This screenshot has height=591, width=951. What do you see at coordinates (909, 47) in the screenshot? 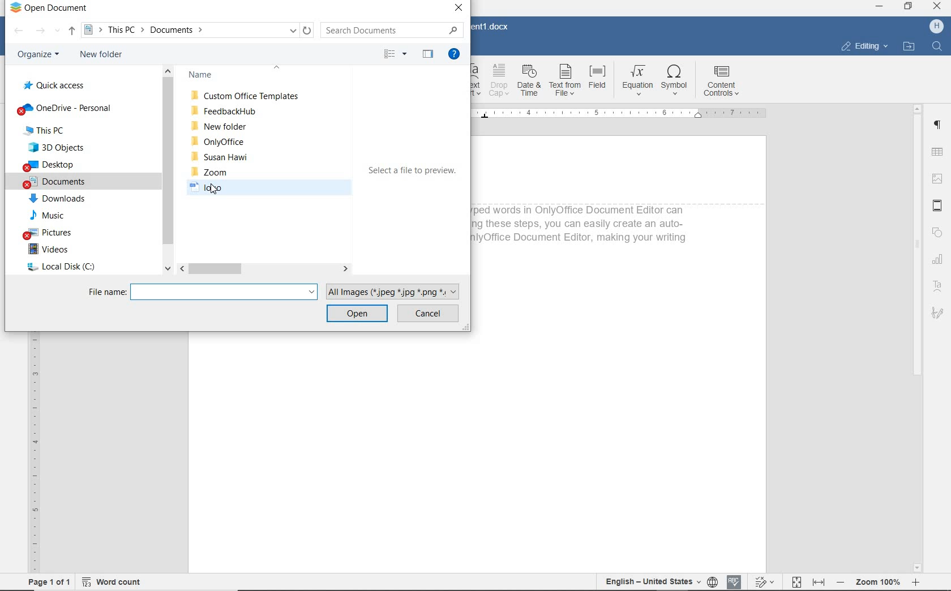
I see `OPEN FILE LOCTION` at bounding box center [909, 47].